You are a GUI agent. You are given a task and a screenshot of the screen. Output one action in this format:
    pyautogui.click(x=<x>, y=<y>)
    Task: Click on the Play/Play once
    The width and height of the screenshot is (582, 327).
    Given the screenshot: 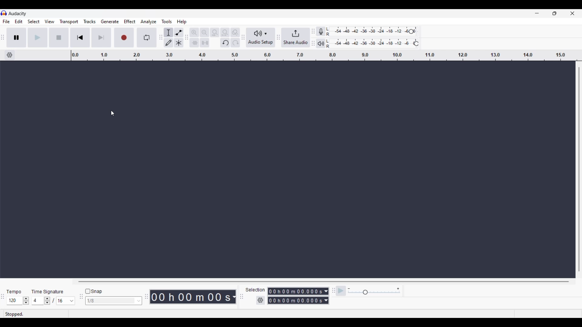 What is the action you would take?
    pyautogui.click(x=38, y=37)
    